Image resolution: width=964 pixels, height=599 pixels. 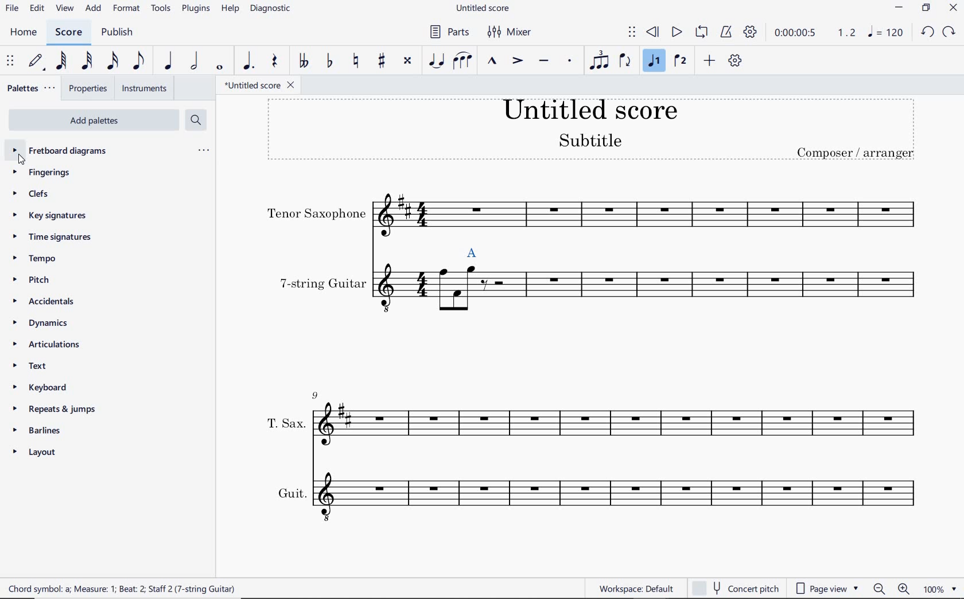 What do you see at coordinates (891, 587) in the screenshot?
I see `zoom in or zoom out` at bounding box center [891, 587].